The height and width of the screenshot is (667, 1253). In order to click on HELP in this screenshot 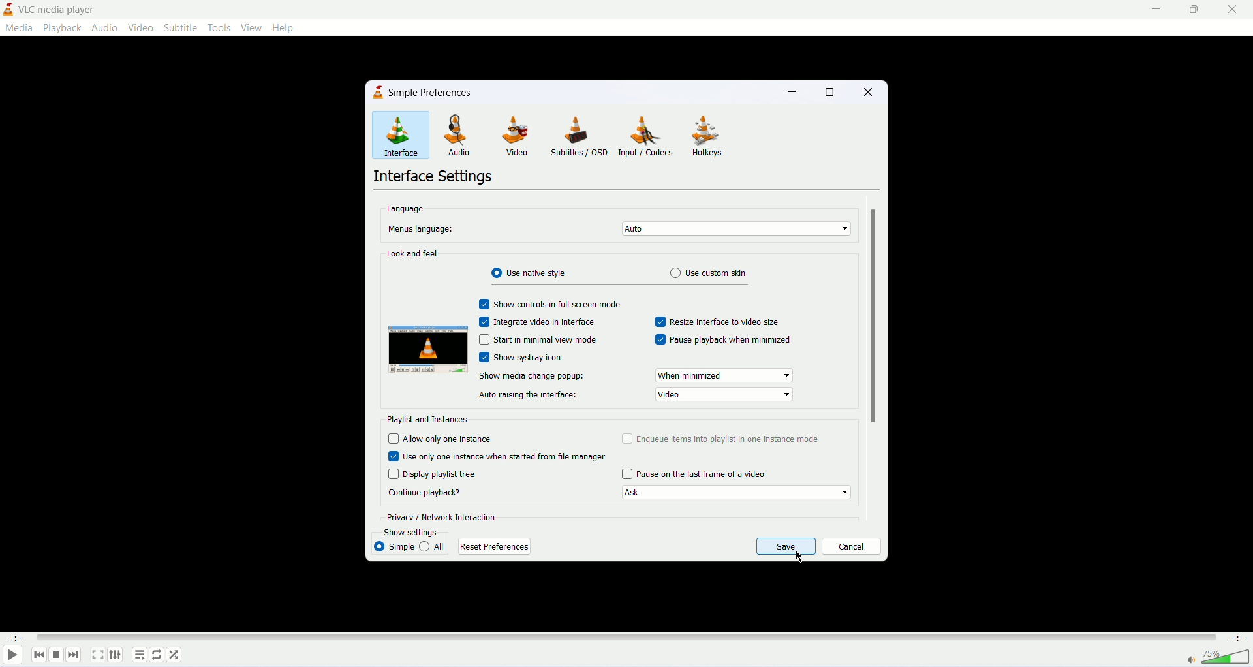, I will do `click(284, 28)`.